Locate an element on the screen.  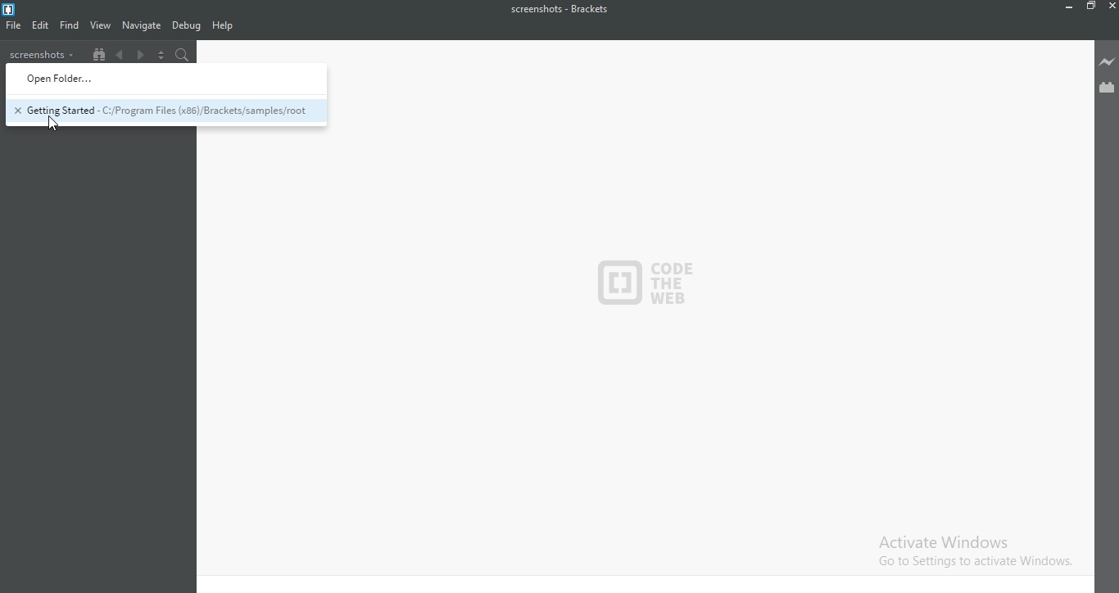
code the web is located at coordinates (645, 283).